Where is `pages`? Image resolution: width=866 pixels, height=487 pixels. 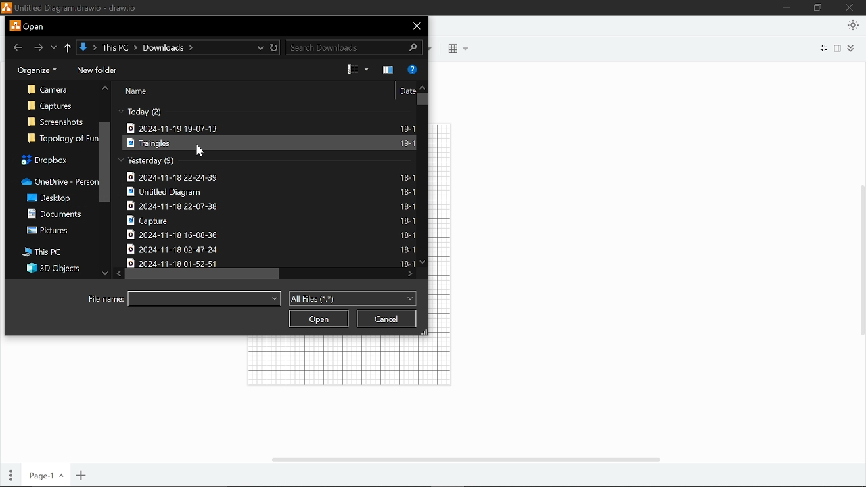 pages is located at coordinates (7, 476).